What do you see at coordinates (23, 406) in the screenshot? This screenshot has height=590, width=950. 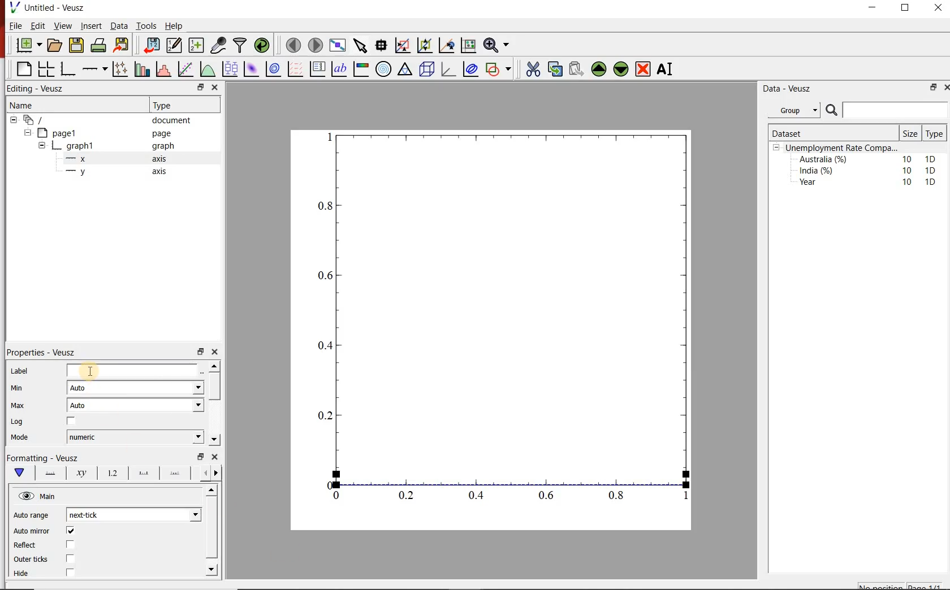 I see `Max` at bounding box center [23, 406].